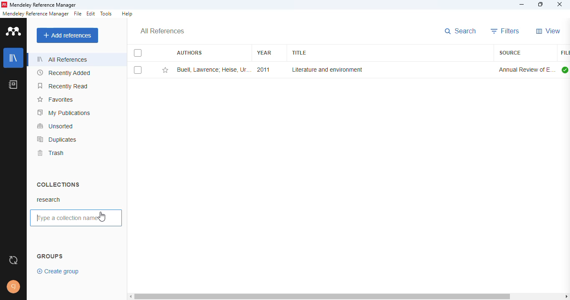 The image size is (570, 300). What do you see at coordinates (162, 31) in the screenshot?
I see `all references` at bounding box center [162, 31].